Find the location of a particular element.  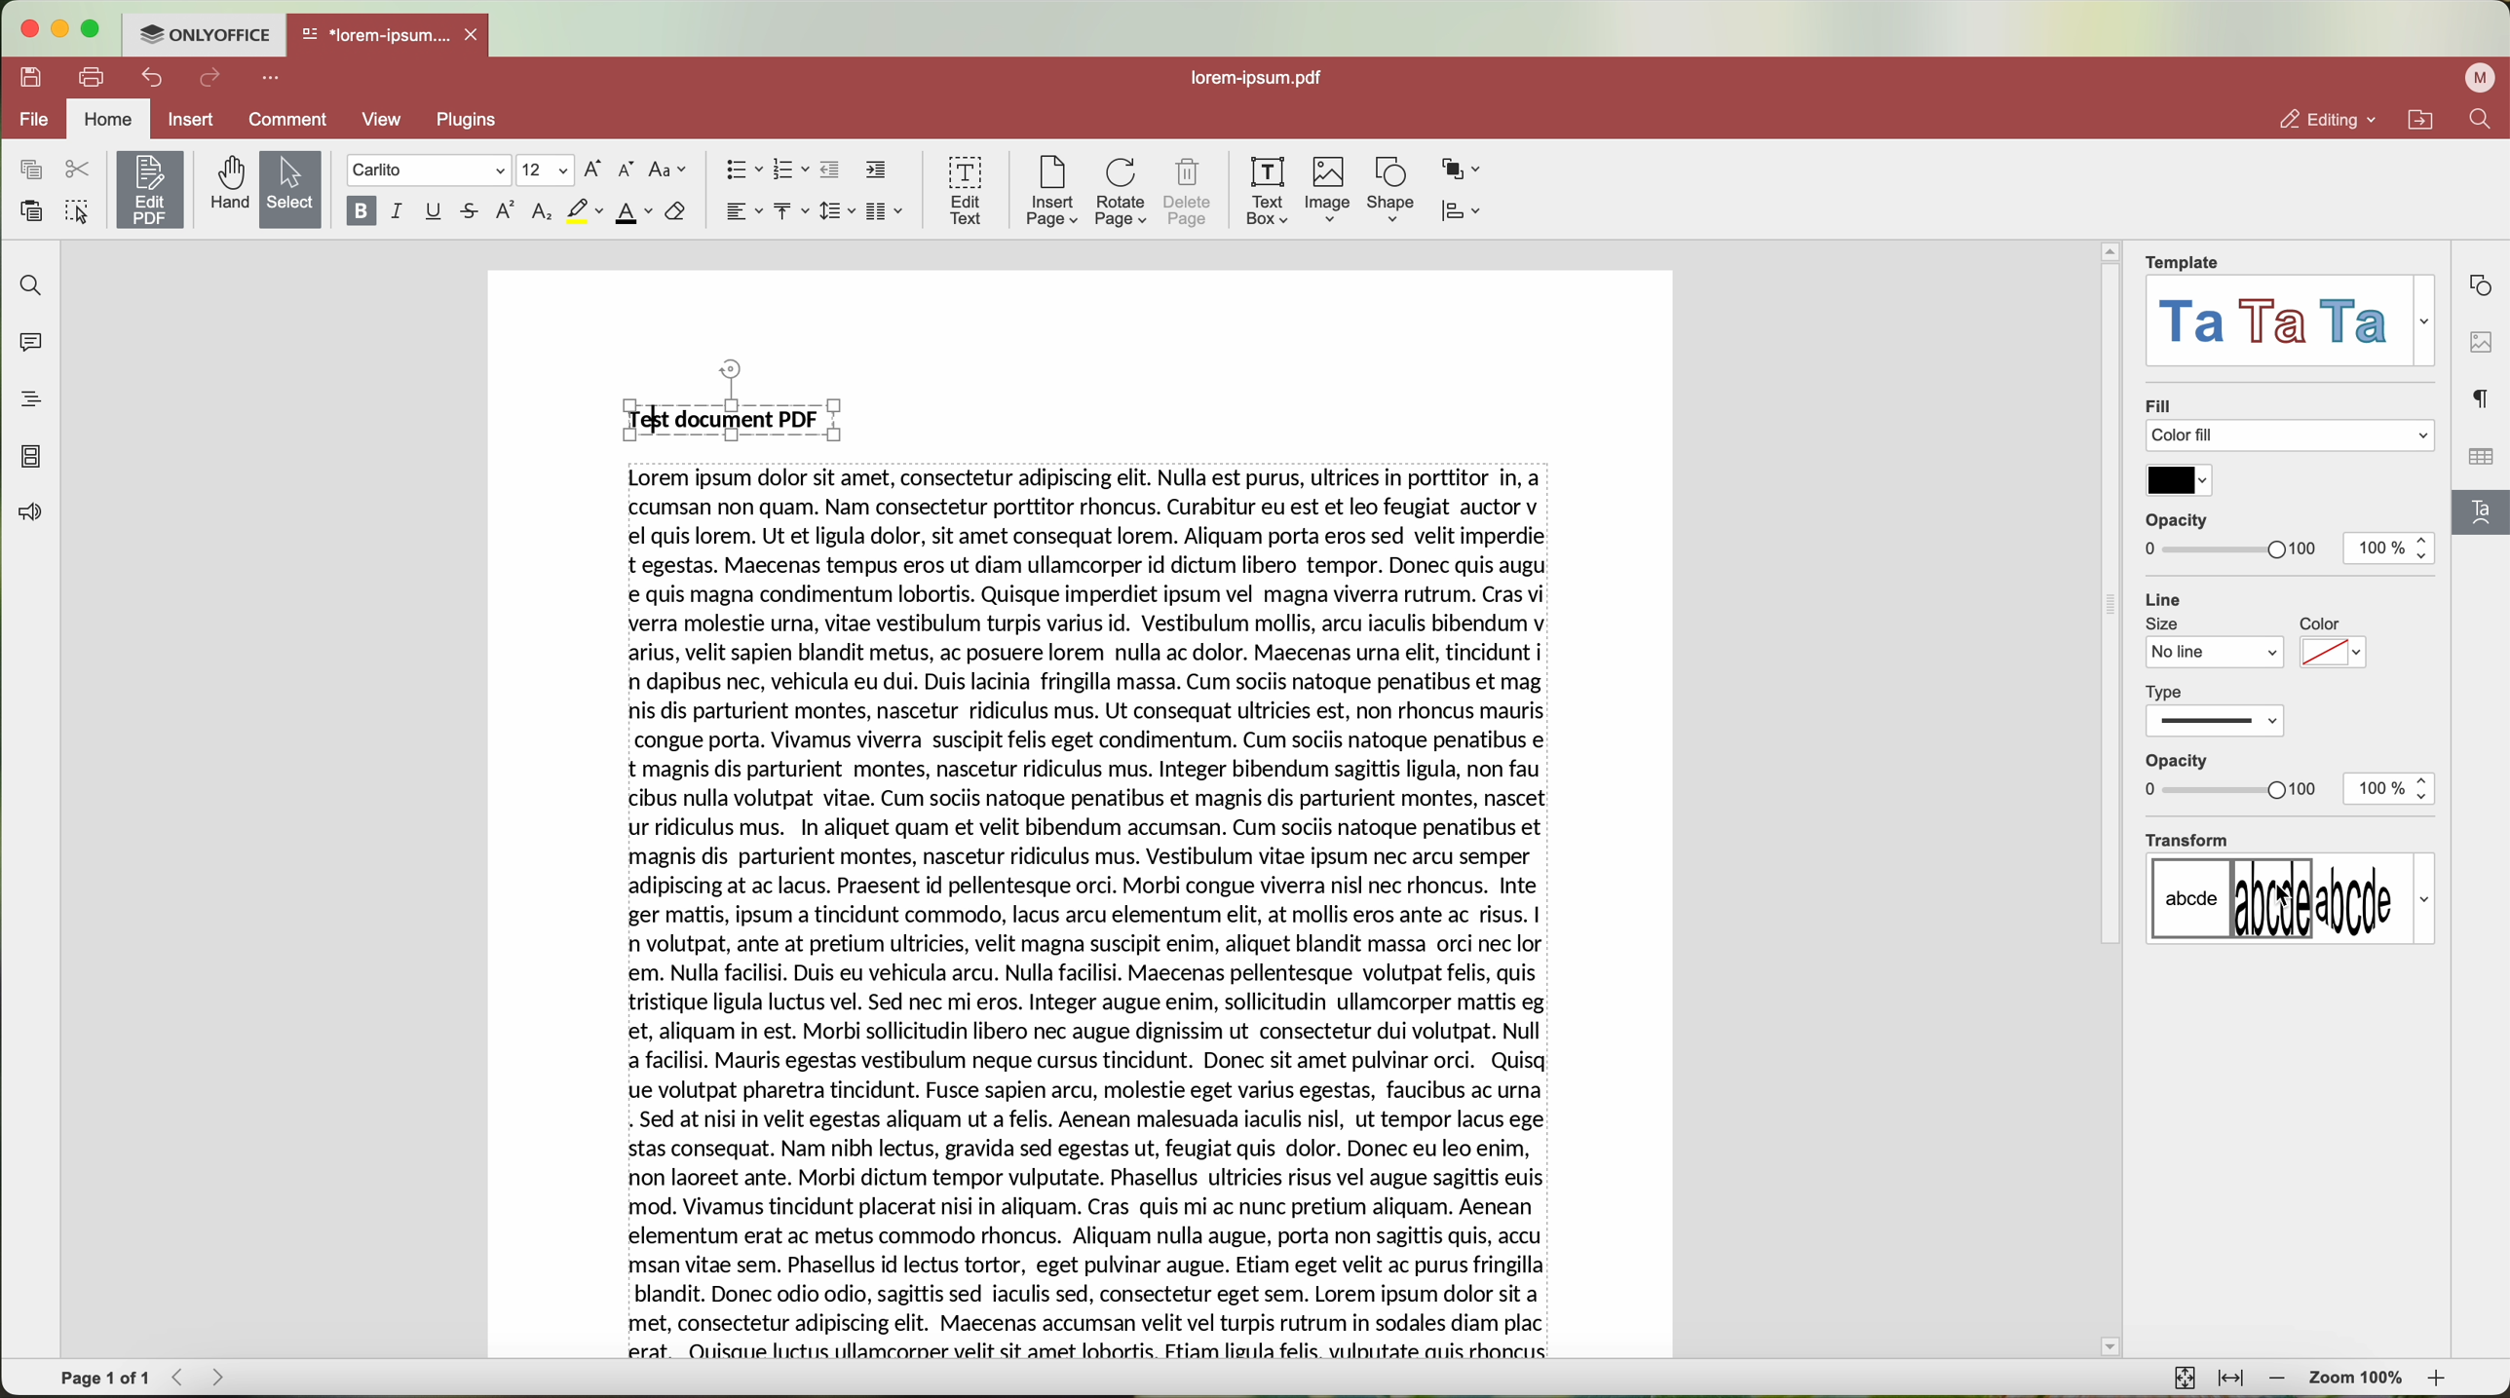

Insert is located at coordinates (191, 119).